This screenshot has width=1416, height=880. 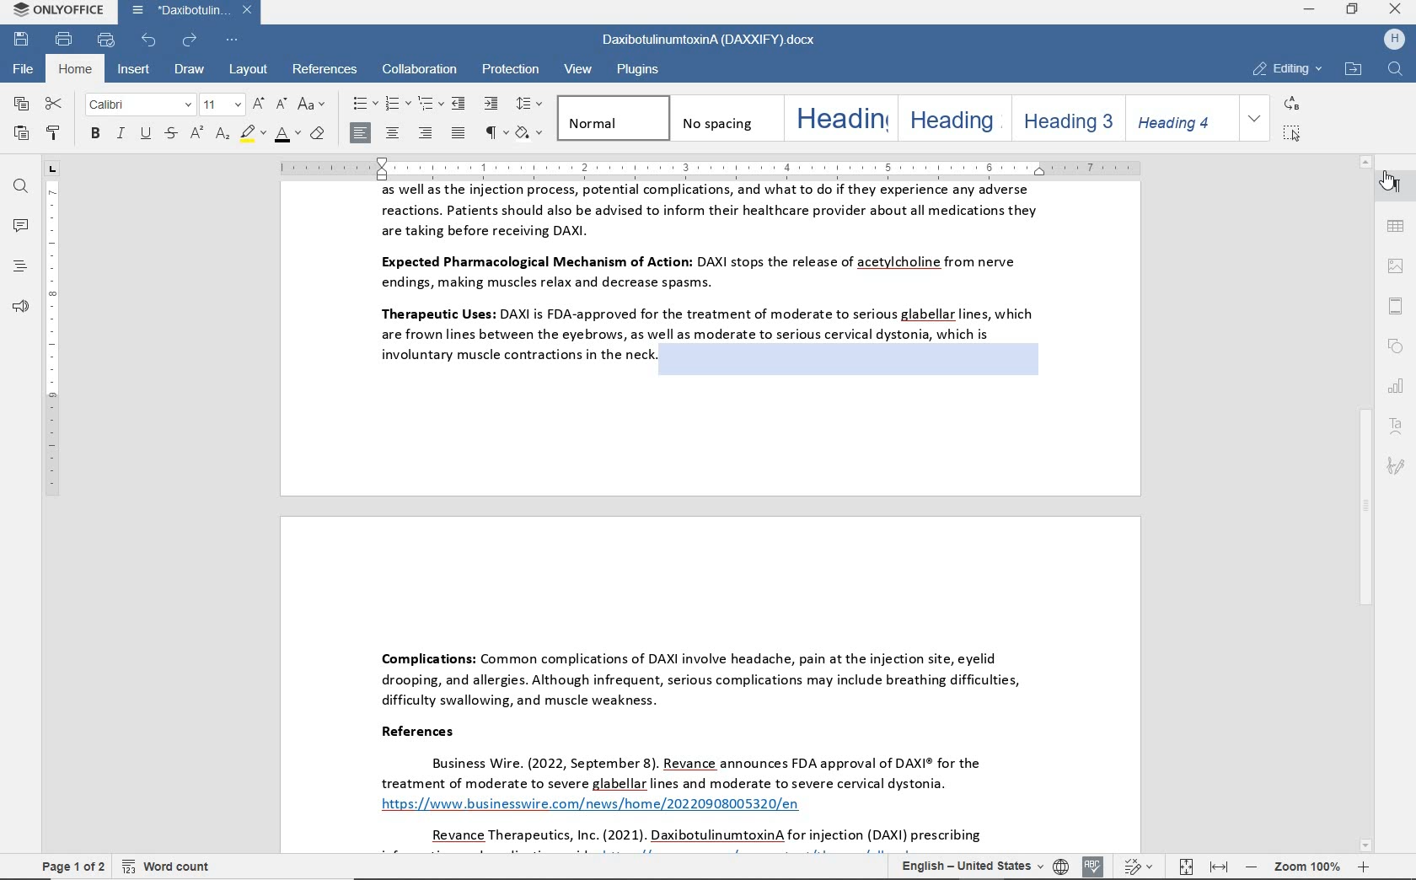 What do you see at coordinates (1292, 132) in the screenshot?
I see `select all` at bounding box center [1292, 132].